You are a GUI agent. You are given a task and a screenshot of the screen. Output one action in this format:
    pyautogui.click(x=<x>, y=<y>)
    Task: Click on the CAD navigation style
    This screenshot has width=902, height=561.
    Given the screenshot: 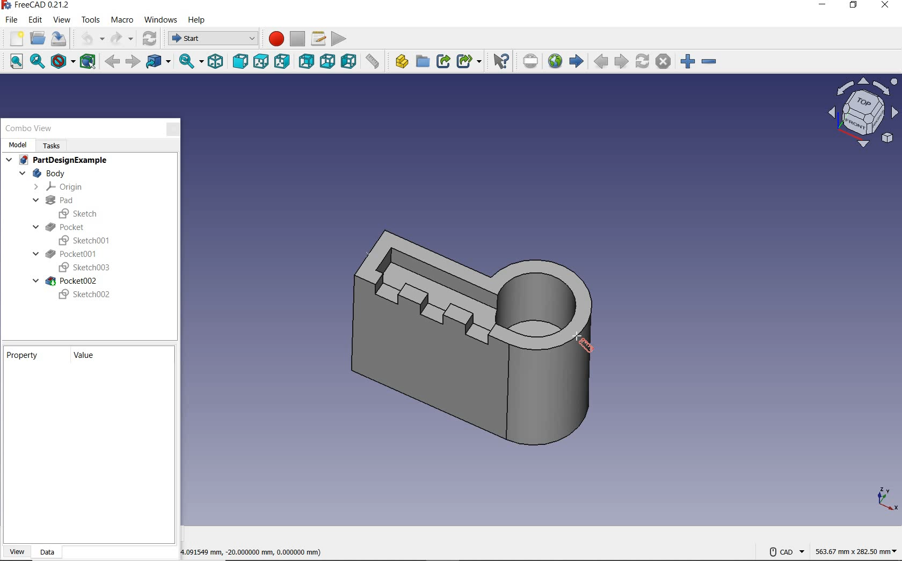 What is the action you would take?
    pyautogui.click(x=786, y=551)
    